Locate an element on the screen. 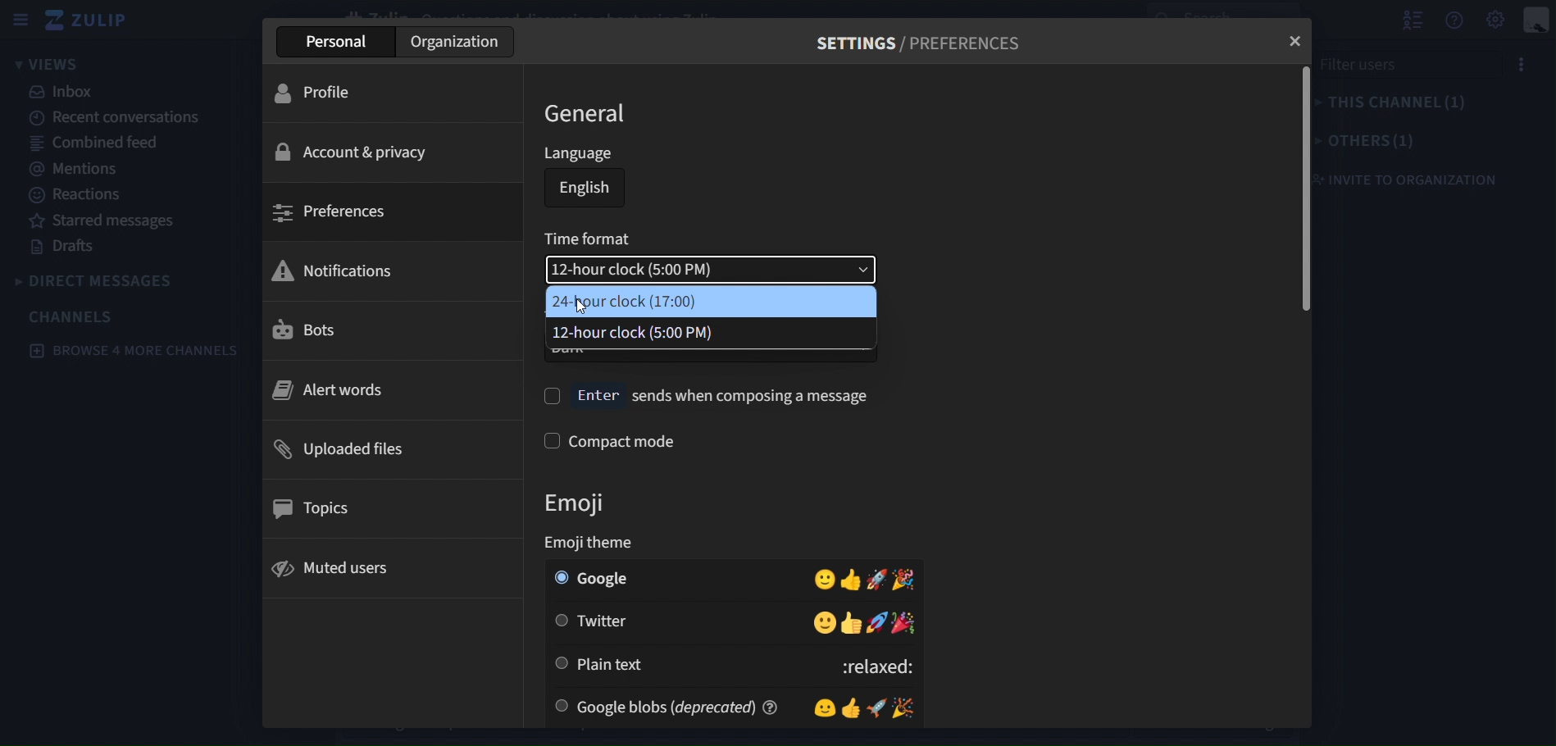  Settings is located at coordinates (1497, 20).